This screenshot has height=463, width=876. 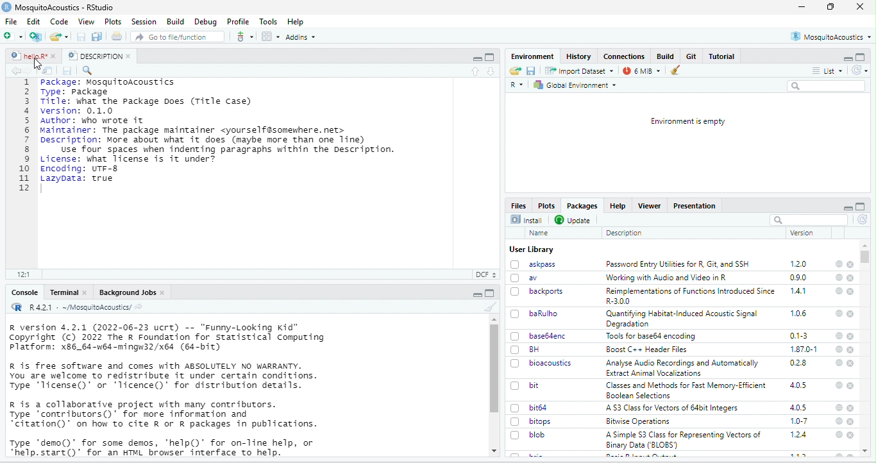 I want to click on File, so click(x=13, y=21).